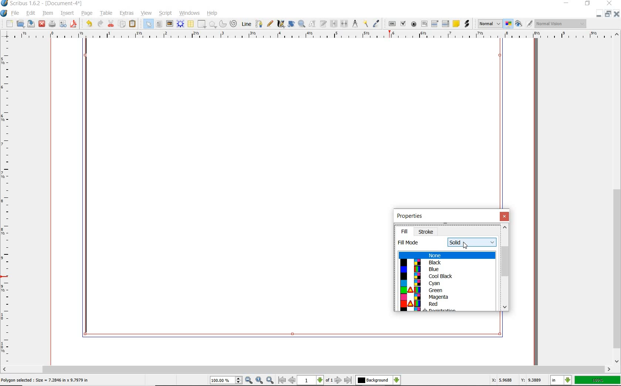 This screenshot has width=621, height=386. What do you see at coordinates (587, 4) in the screenshot?
I see `restore` at bounding box center [587, 4].